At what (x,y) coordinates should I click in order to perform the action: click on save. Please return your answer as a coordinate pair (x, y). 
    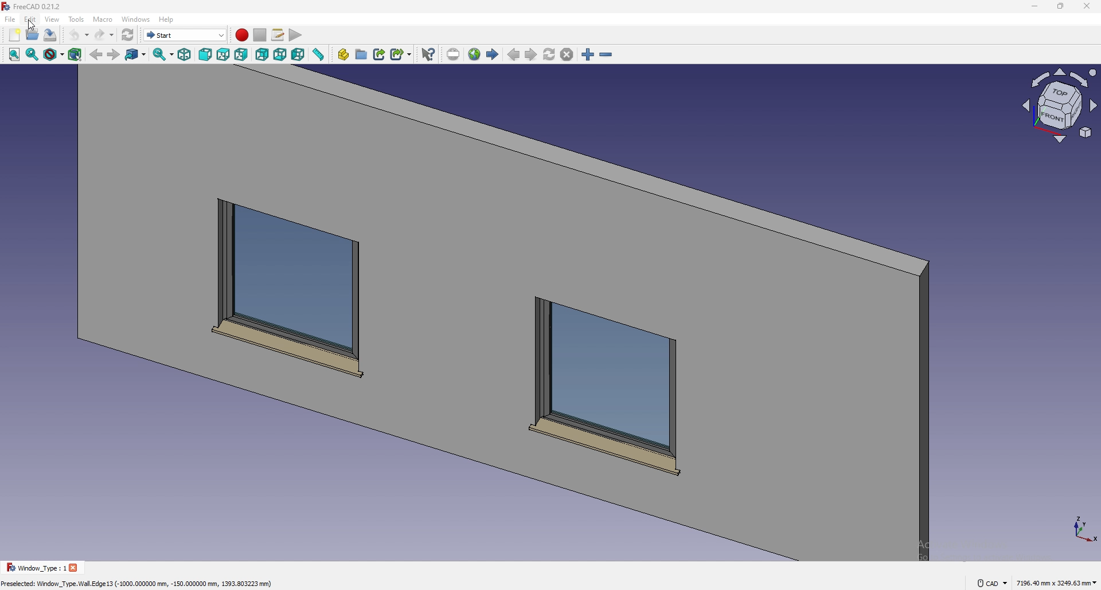
    Looking at the image, I should click on (50, 34).